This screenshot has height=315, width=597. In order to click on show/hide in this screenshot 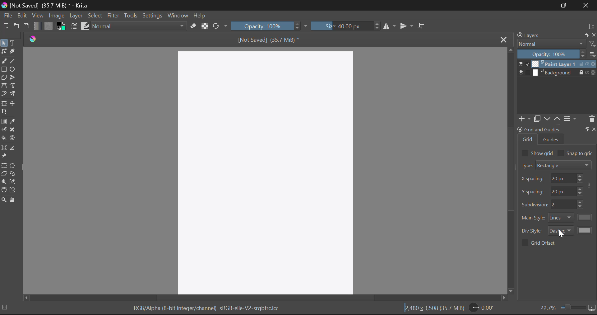, I will do `click(524, 73)`.